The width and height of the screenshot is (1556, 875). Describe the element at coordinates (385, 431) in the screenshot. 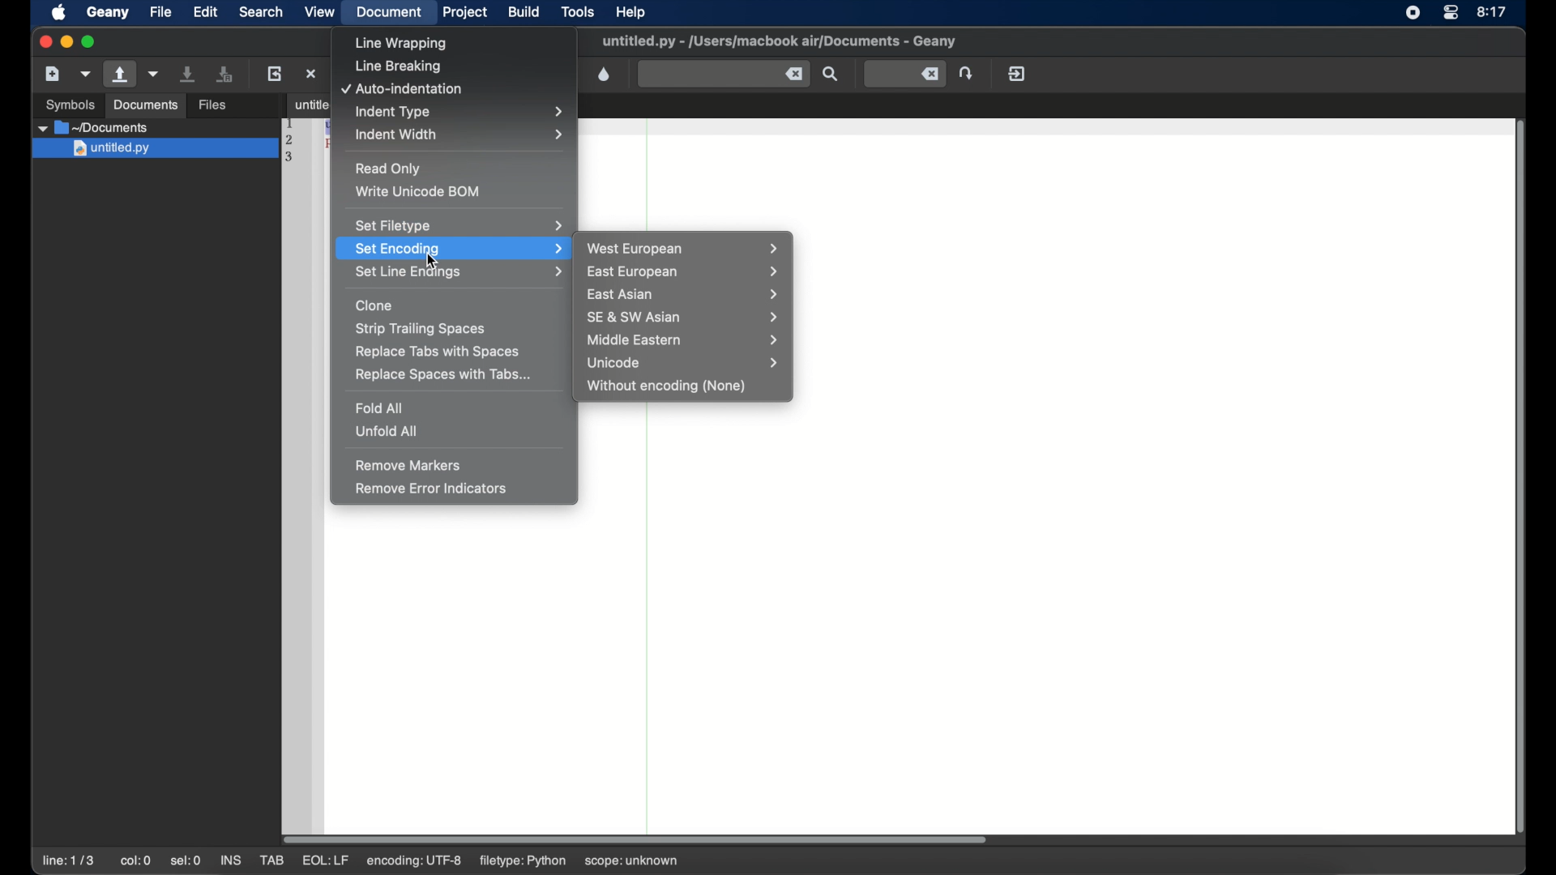

I see `unfold all` at that location.